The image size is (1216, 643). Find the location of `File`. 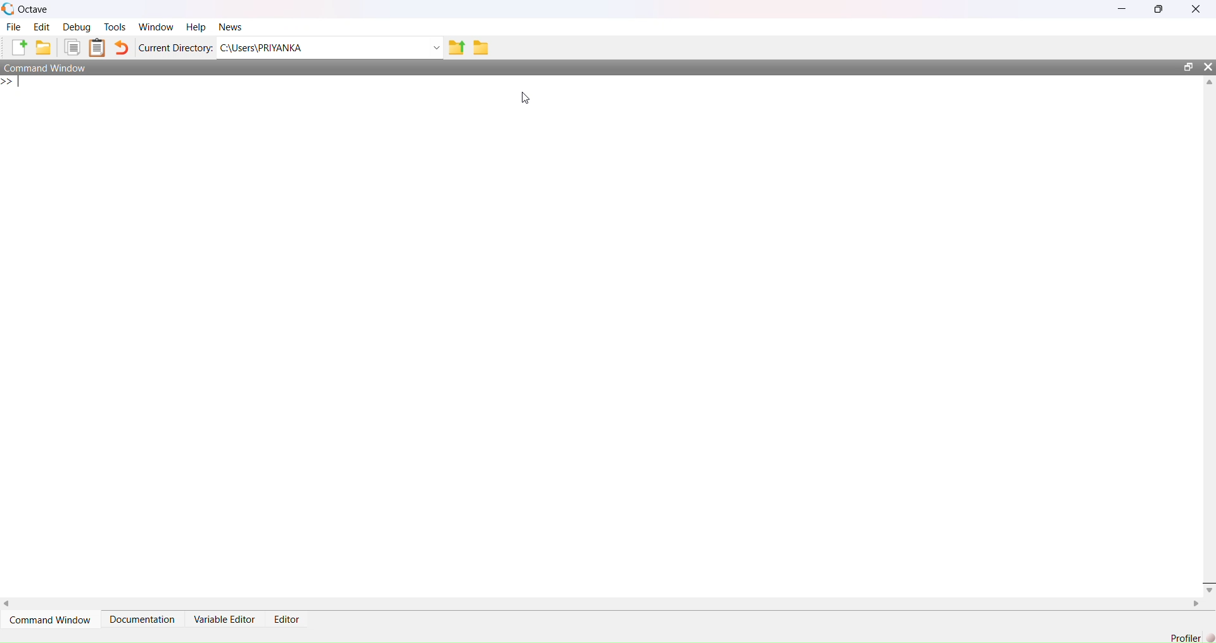

File is located at coordinates (11, 26).